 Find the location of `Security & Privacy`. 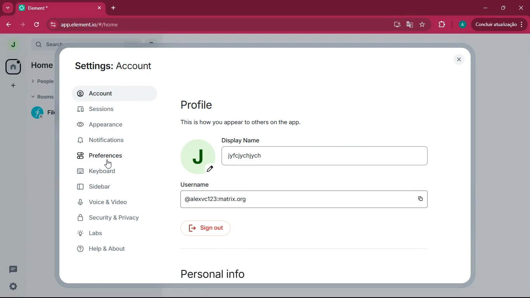

Security & Privacy is located at coordinates (113, 219).